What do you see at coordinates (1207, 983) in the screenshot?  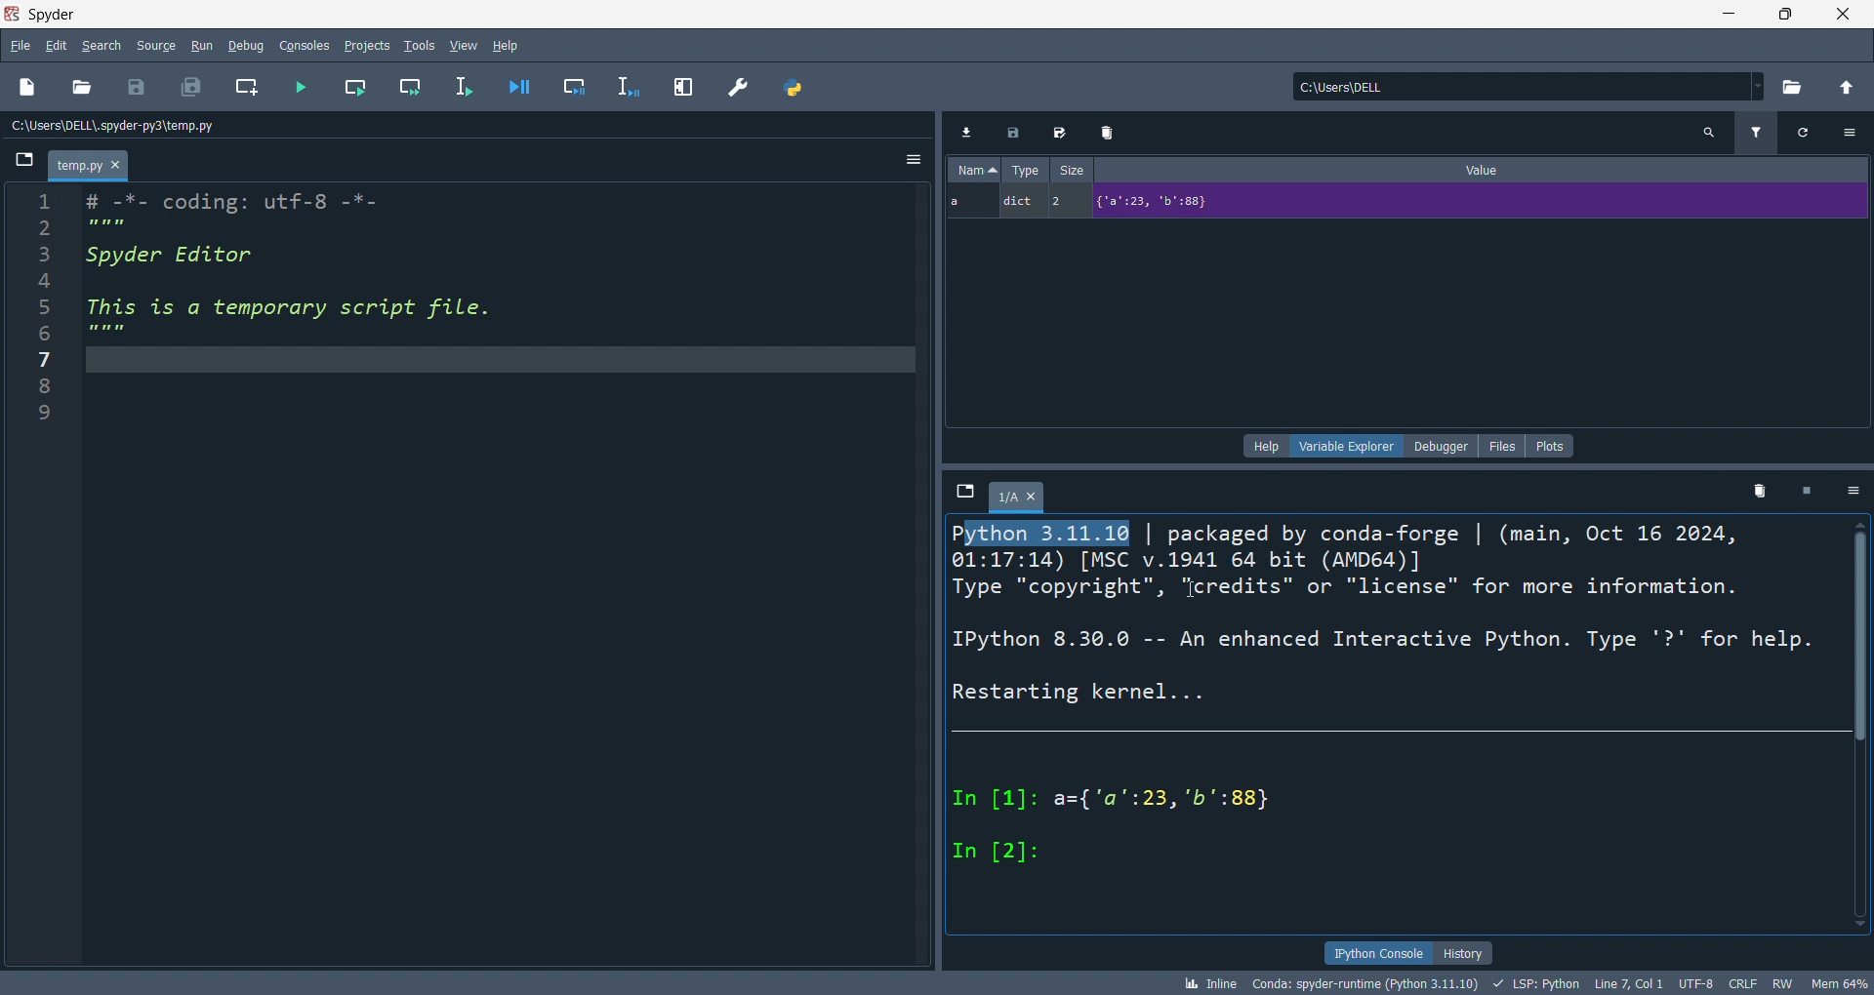 I see `inline` at bounding box center [1207, 983].